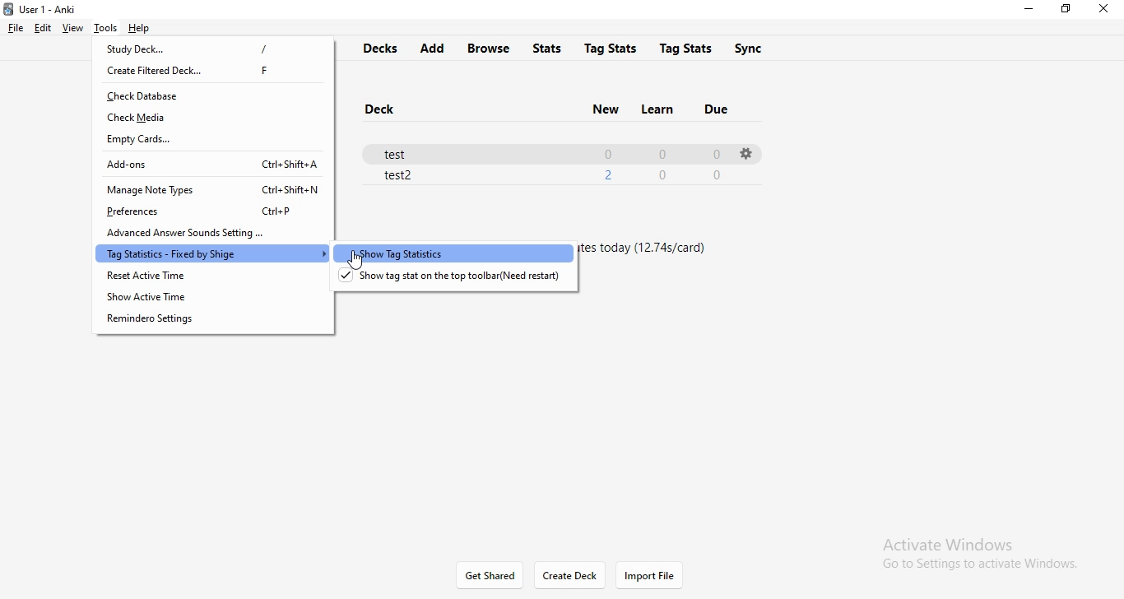 This screenshot has height=599, width=1124. What do you see at coordinates (657, 576) in the screenshot?
I see `import file` at bounding box center [657, 576].